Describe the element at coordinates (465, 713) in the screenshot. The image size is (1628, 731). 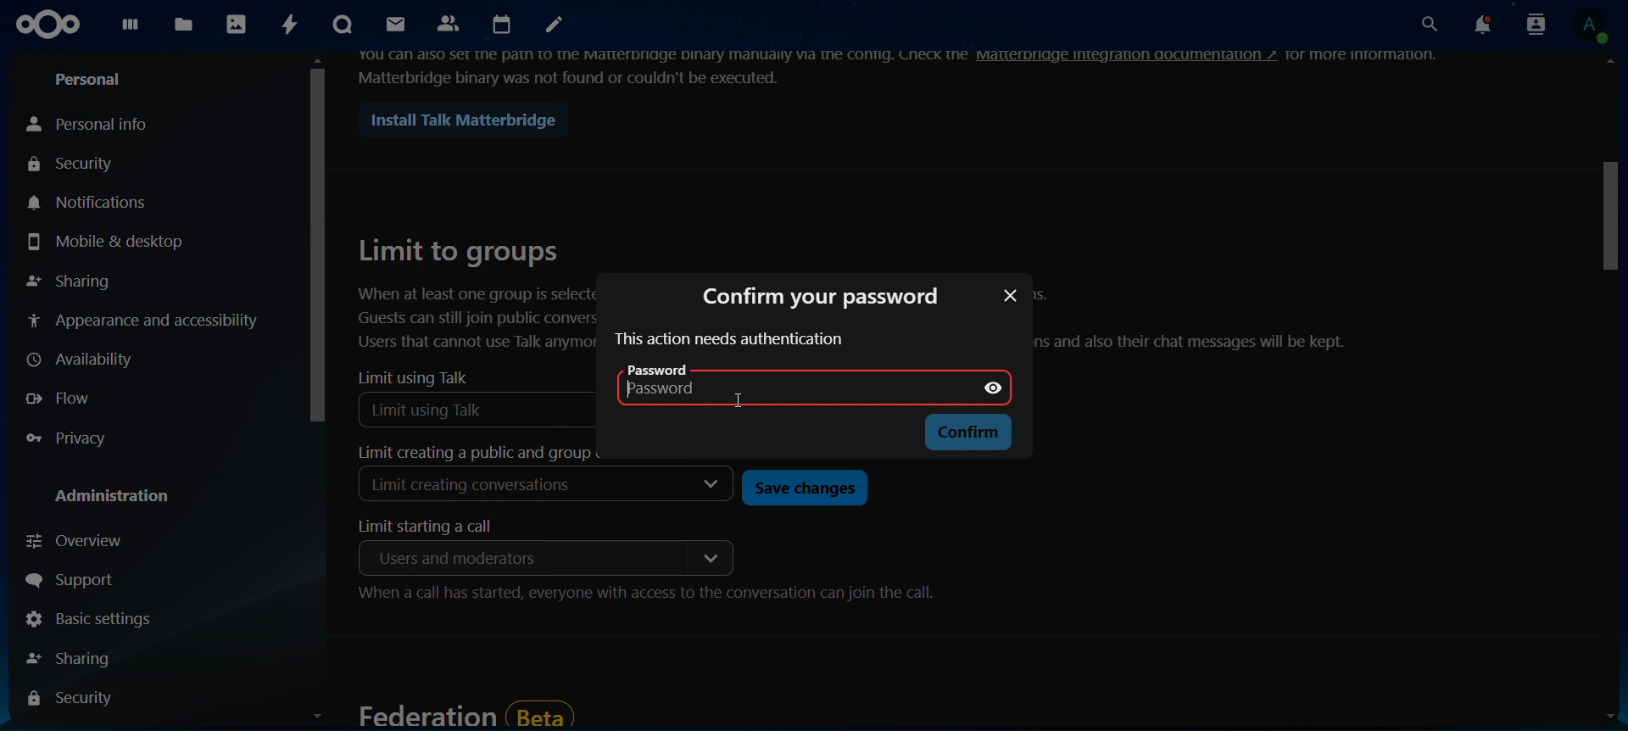
I see `federation` at that location.